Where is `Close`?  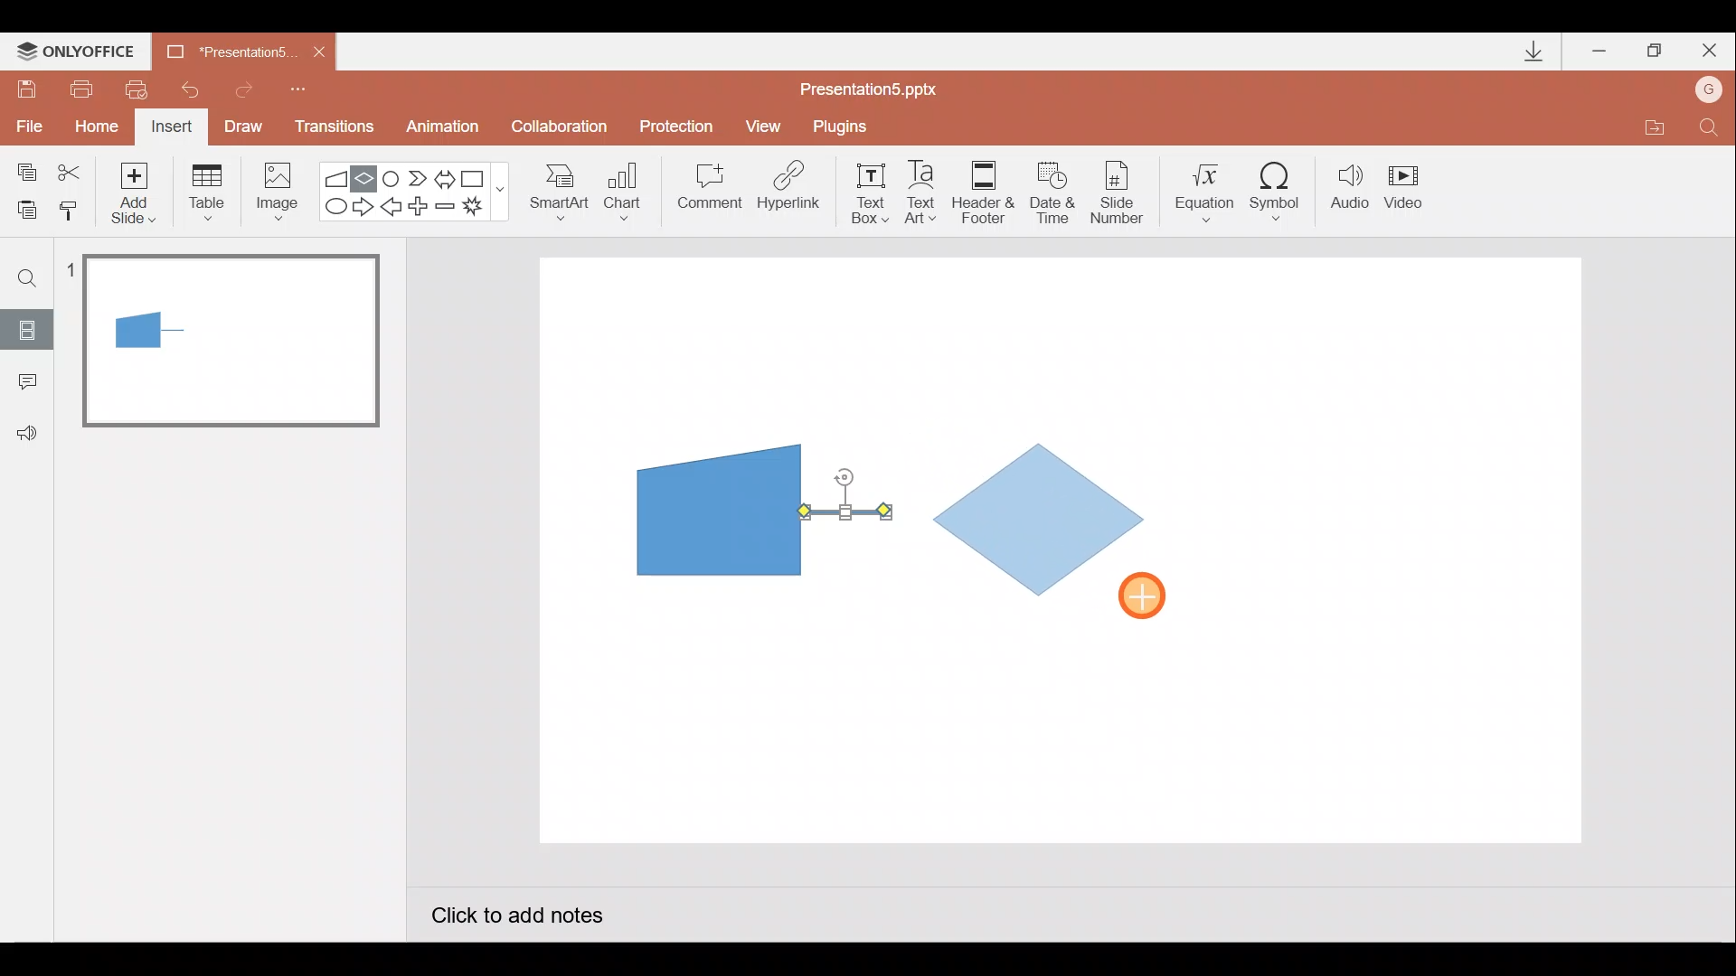
Close is located at coordinates (1710, 54).